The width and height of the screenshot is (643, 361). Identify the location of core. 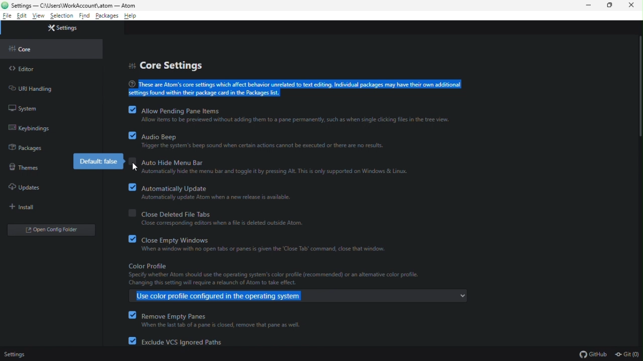
(25, 50).